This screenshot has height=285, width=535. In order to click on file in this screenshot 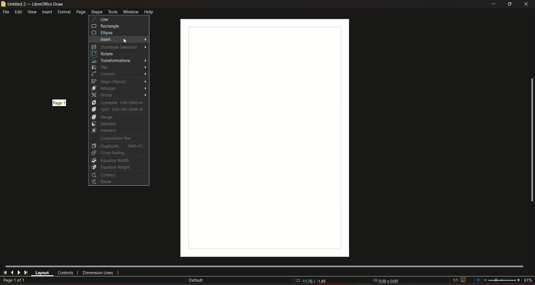, I will do `click(6, 12)`.